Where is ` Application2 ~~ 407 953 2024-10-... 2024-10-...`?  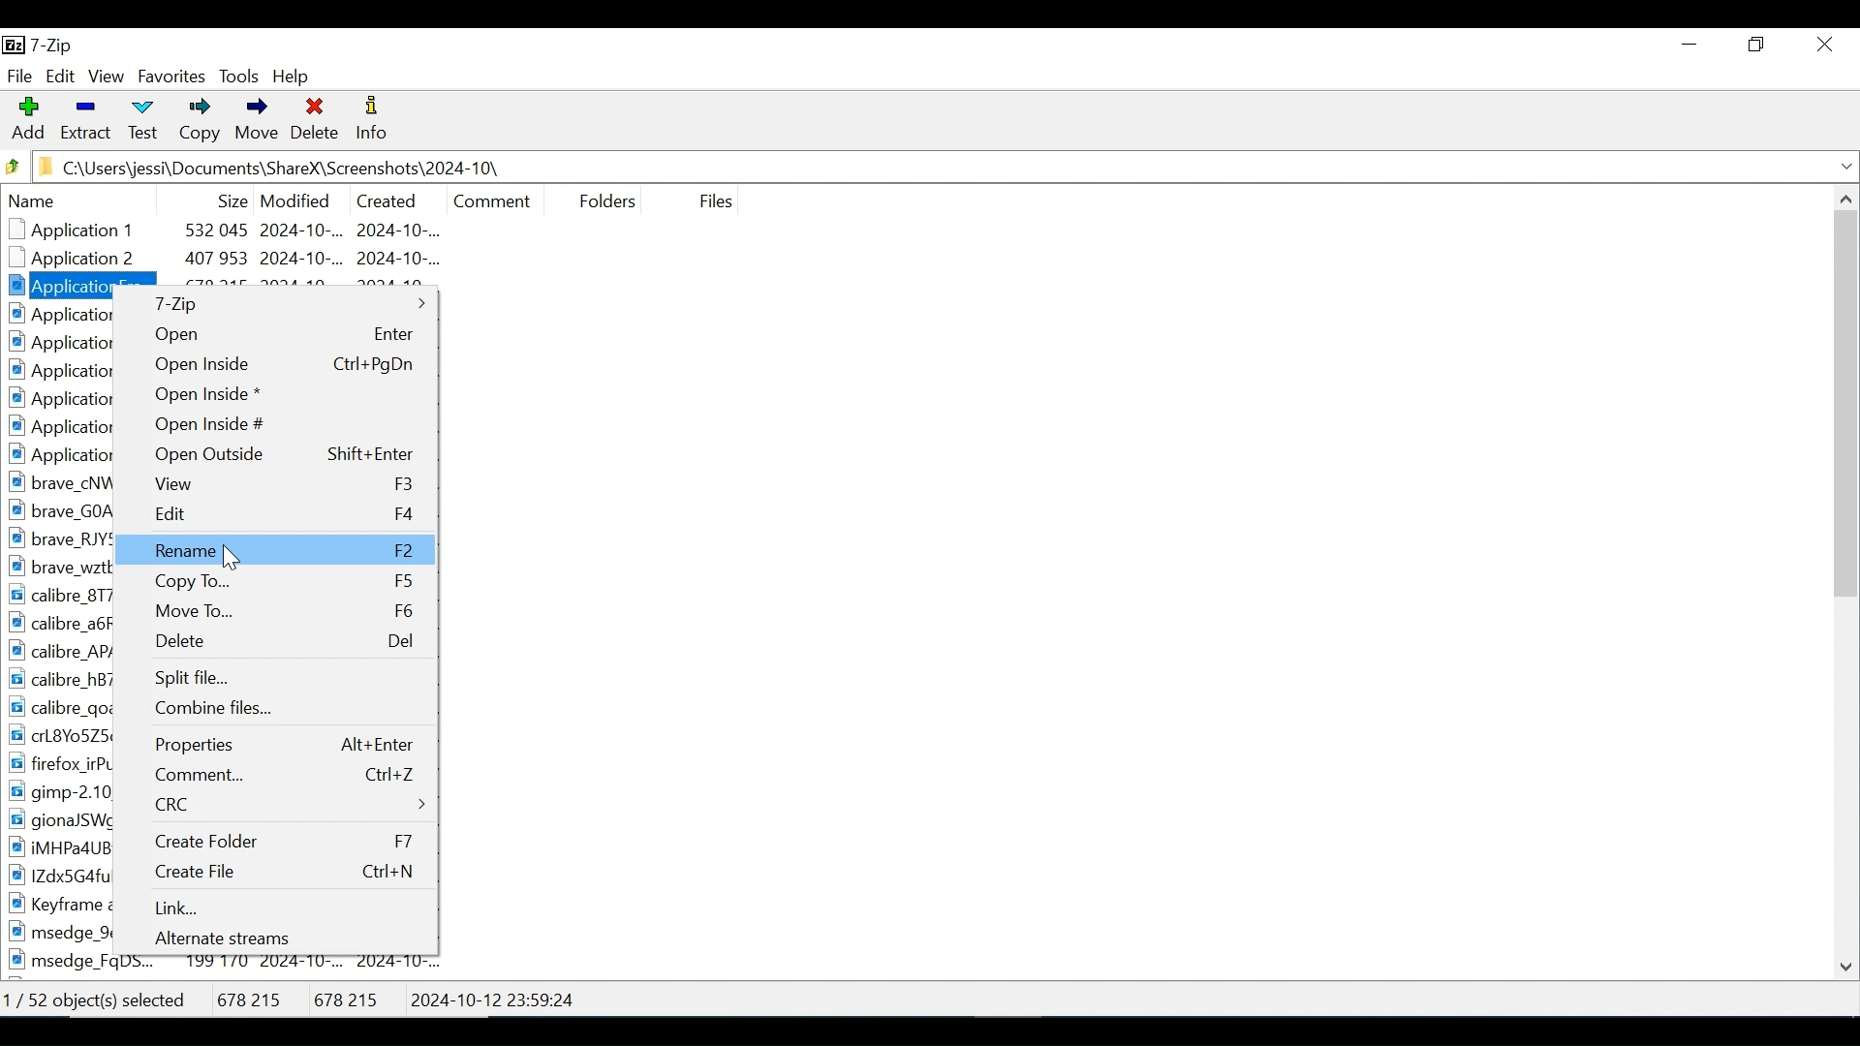
 Application2 ~~ 407 953 2024-10-... 2024-10-... is located at coordinates (241, 261).